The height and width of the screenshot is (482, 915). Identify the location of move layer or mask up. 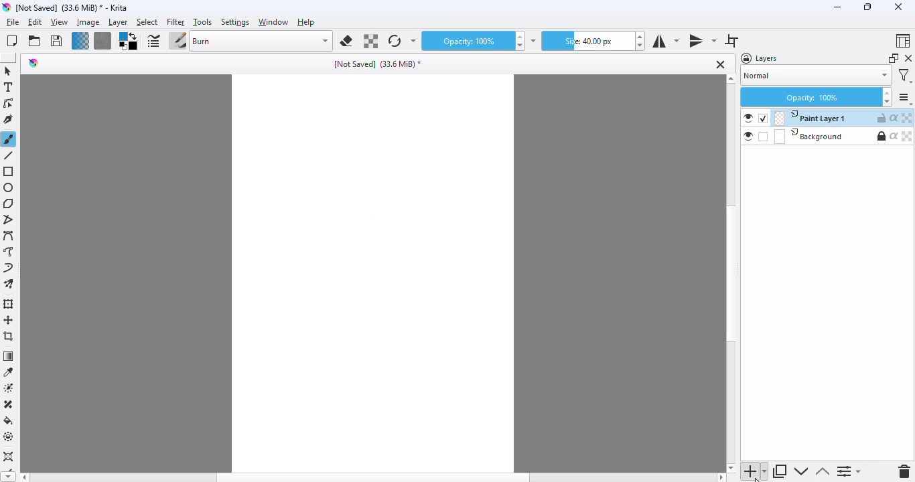
(823, 472).